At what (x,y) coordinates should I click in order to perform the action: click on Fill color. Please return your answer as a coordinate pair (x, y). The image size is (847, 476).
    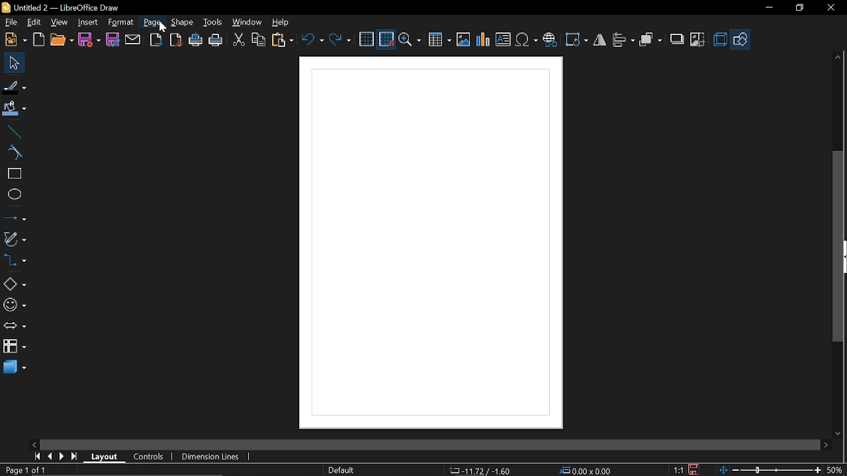
    Looking at the image, I should click on (14, 110).